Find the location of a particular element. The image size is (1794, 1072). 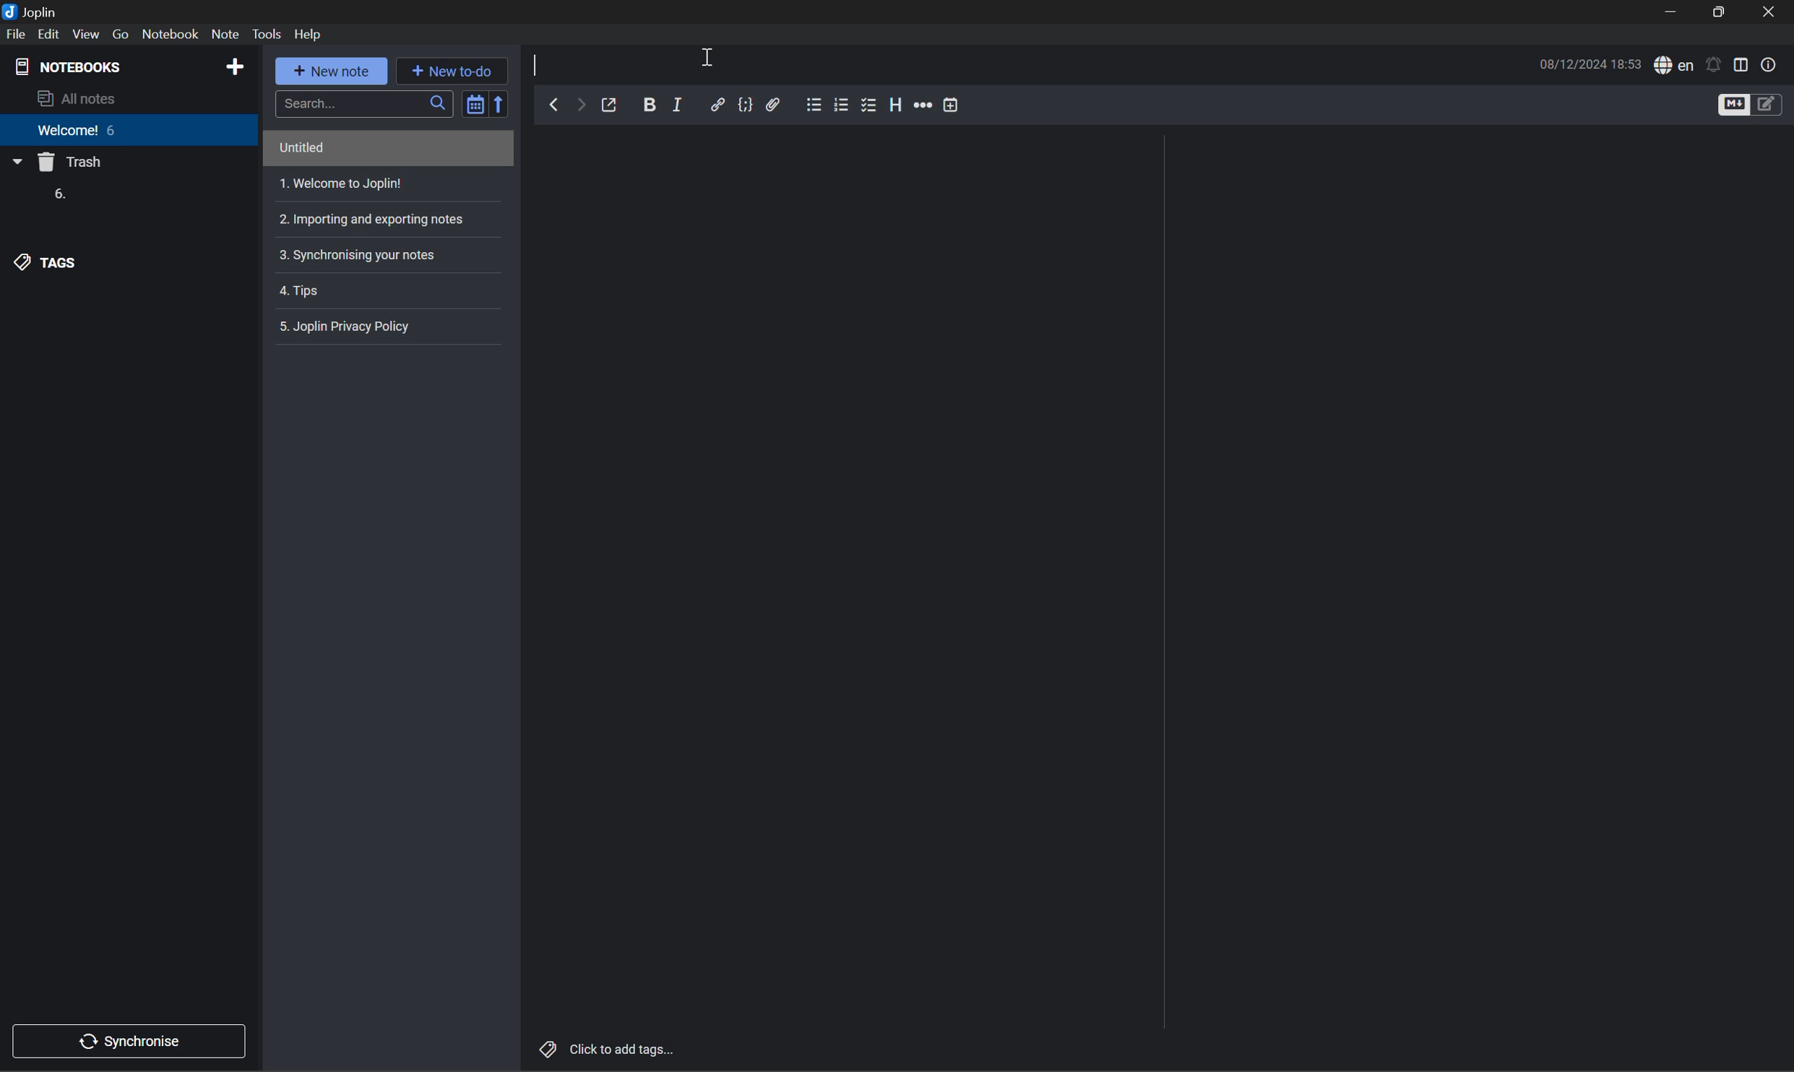

Bullet list is located at coordinates (814, 103).